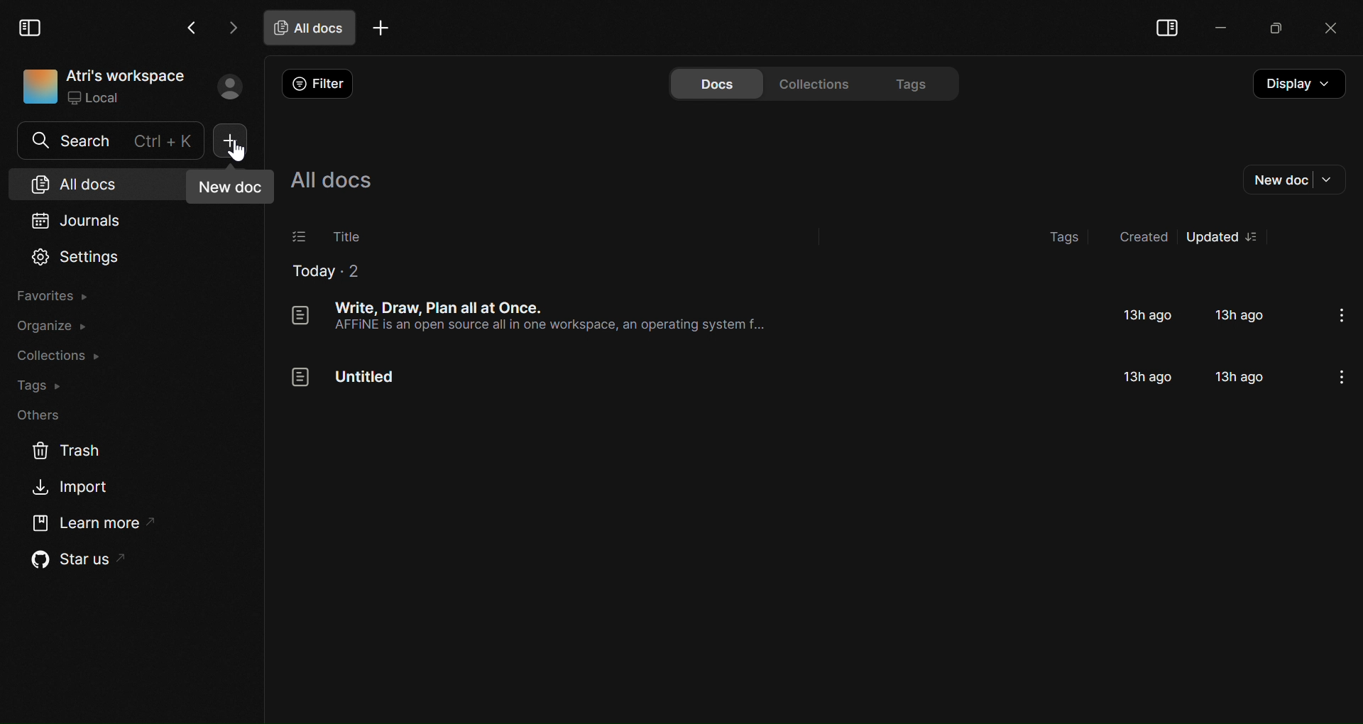 The height and width of the screenshot is (724, 1363). I want to click on icon, so click(300, 315).